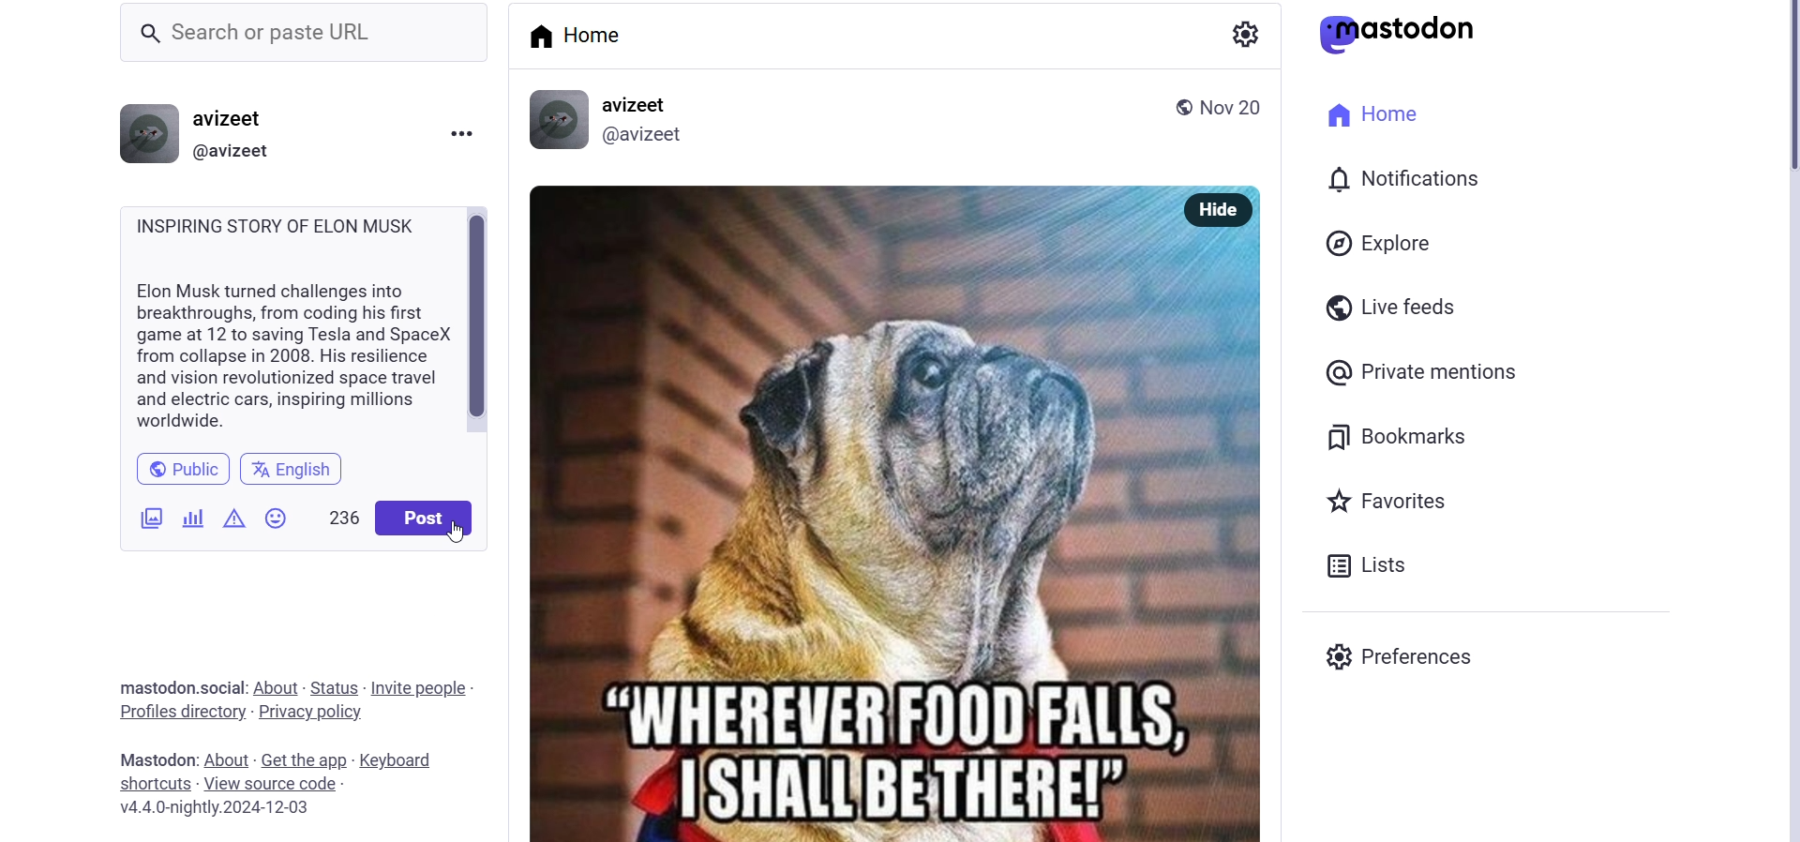  I want to click on privacy policy, so click(313, 714).